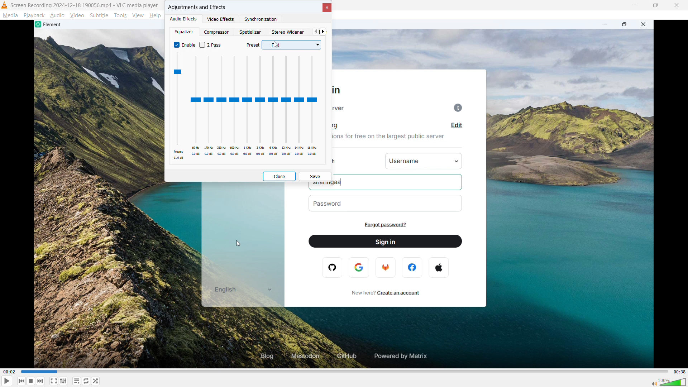 The image size is (688, 387). I want to click on Video Playback, so click(345, 275).